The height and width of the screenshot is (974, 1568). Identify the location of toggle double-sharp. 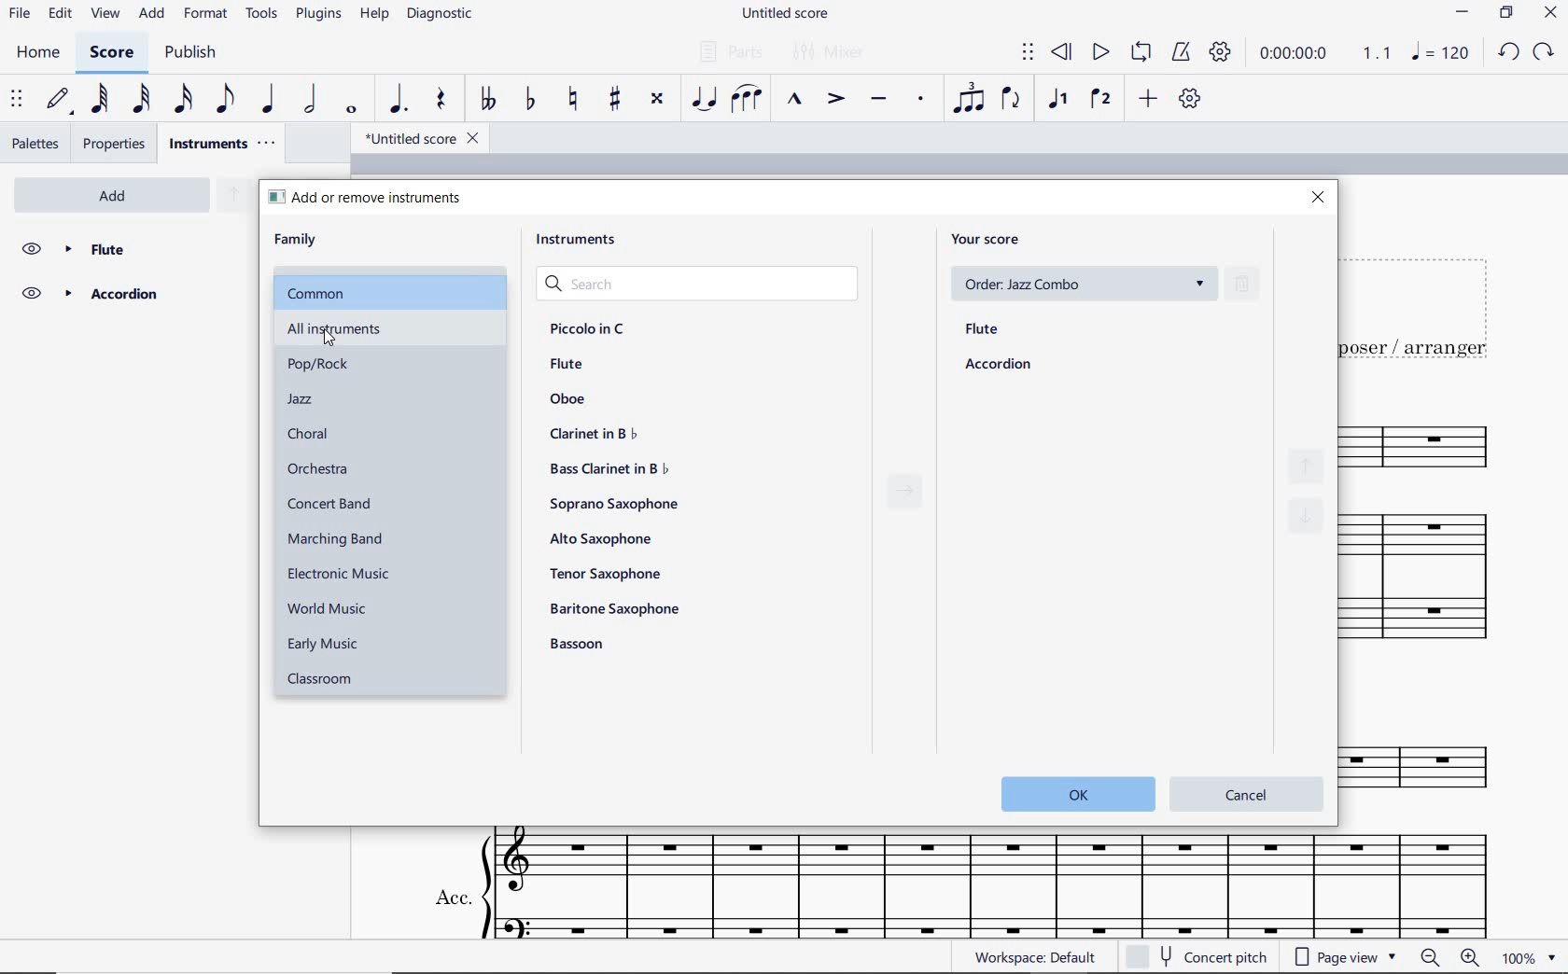
(657, 102).